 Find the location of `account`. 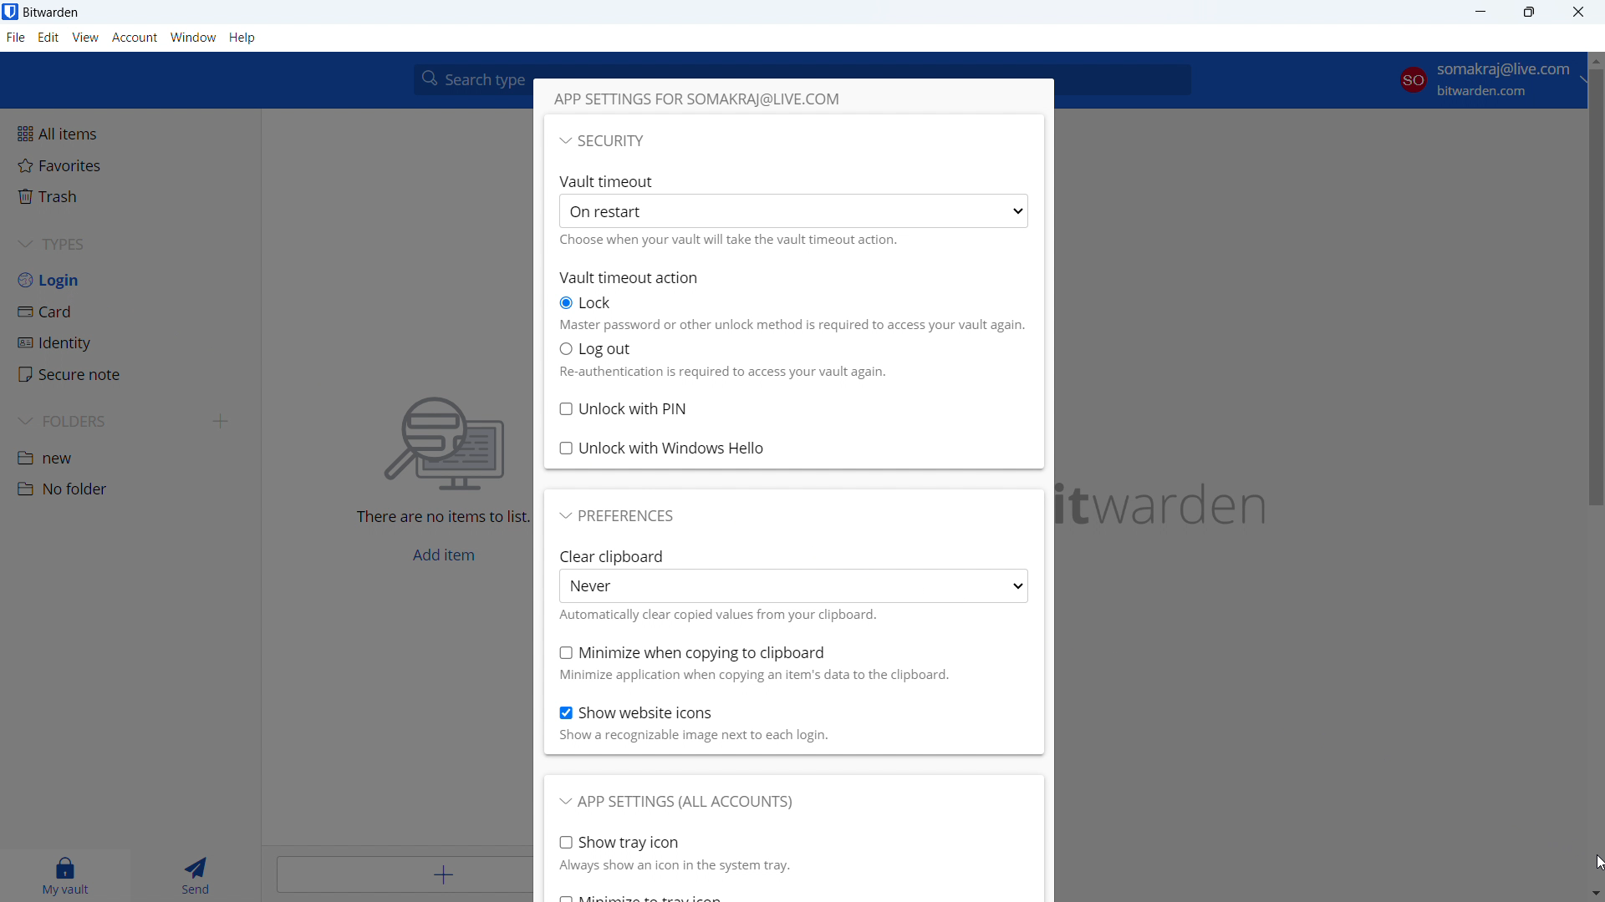

account is located at coordinates (1485, 83).